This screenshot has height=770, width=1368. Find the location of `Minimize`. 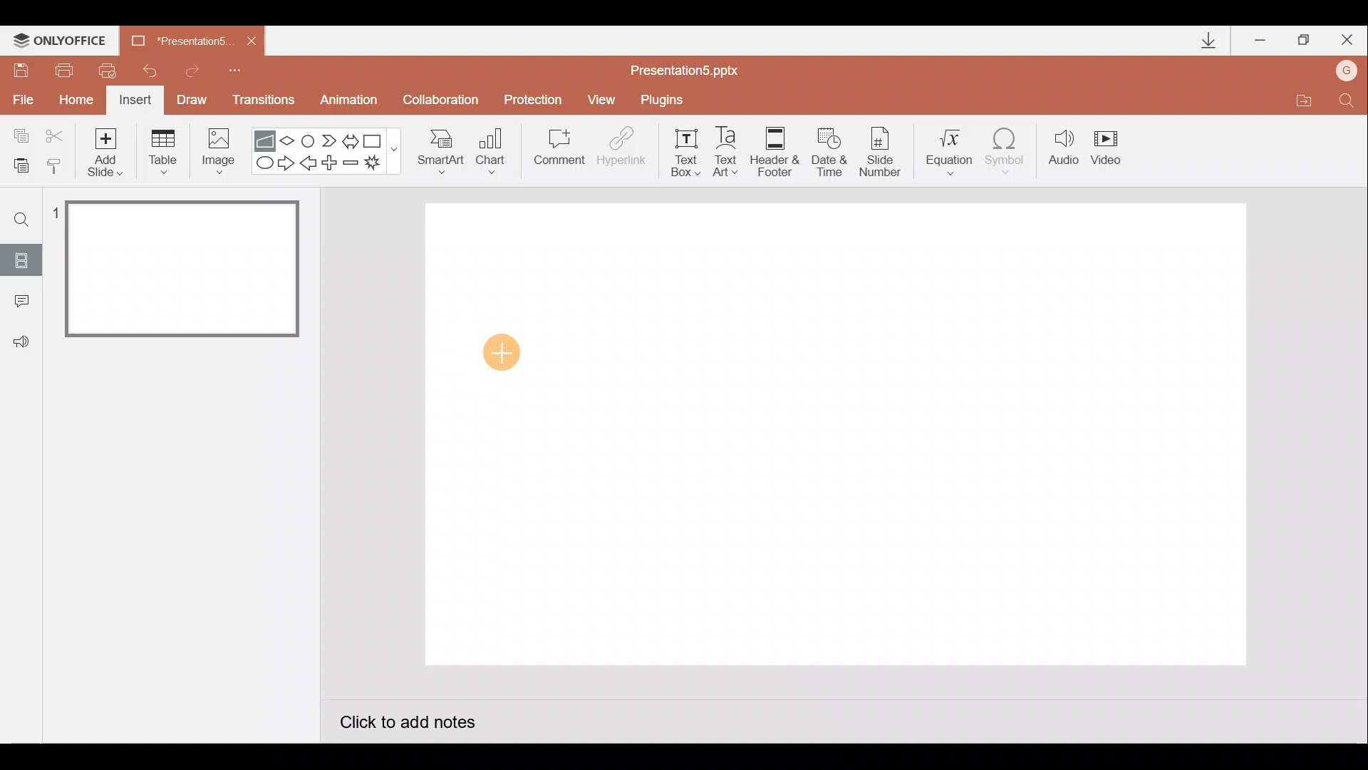

Minimize is located at coordinates (1262, 41).